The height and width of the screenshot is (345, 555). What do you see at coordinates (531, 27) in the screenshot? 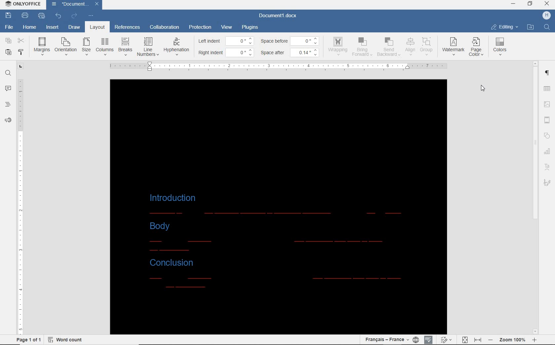
I see `OPEN FILE LOCATION` at bounding box center [531, 27].